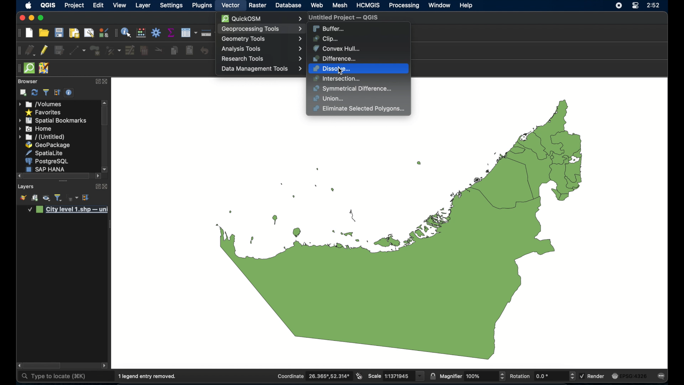 The width and height of the screenshot is (684, 385). Describe the element at coordinates (21, 18) in the screenshot. I see `maximize` at that location.